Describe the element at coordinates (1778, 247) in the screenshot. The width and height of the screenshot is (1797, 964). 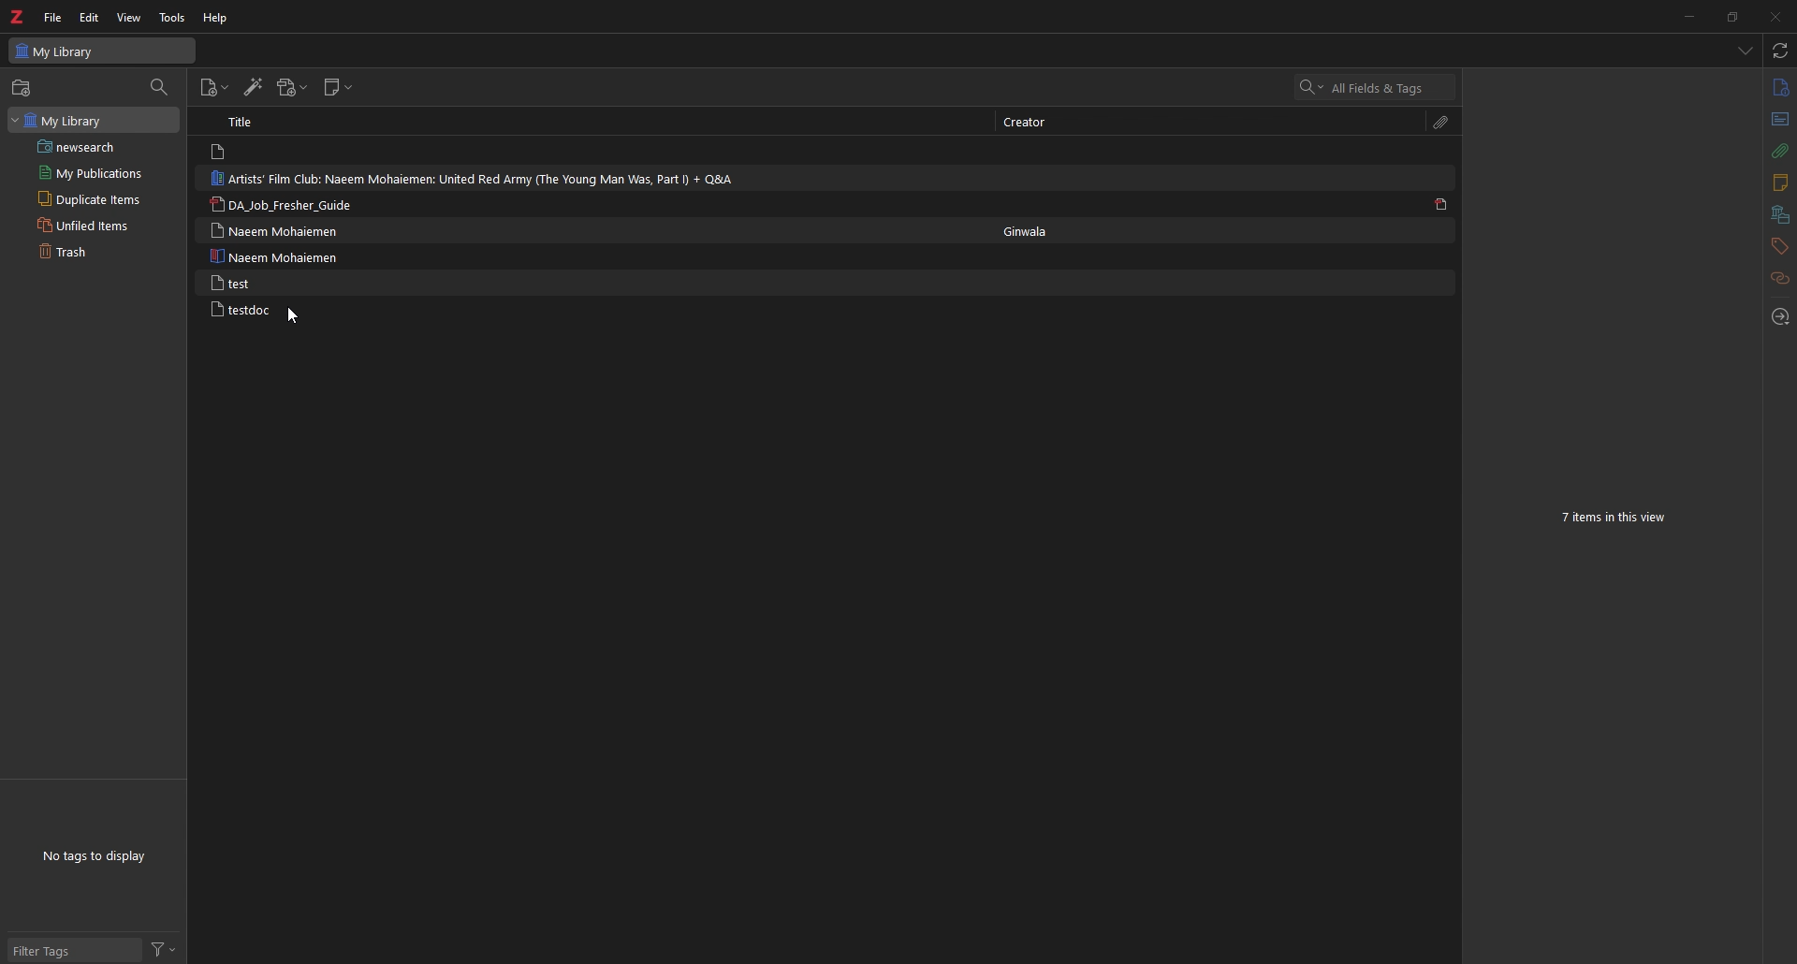
I see `tags` at that location.